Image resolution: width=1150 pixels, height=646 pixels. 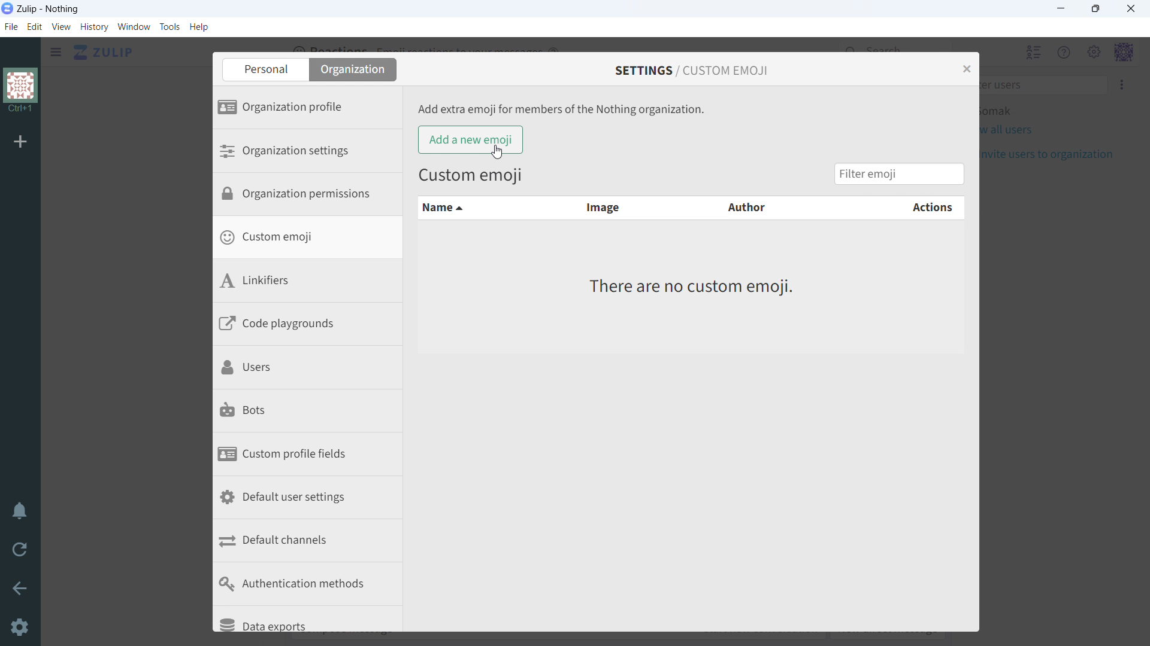 What do you see at coordinates (62, 27) in the screenshot?
I see `view` at bounding box center [62, 27].